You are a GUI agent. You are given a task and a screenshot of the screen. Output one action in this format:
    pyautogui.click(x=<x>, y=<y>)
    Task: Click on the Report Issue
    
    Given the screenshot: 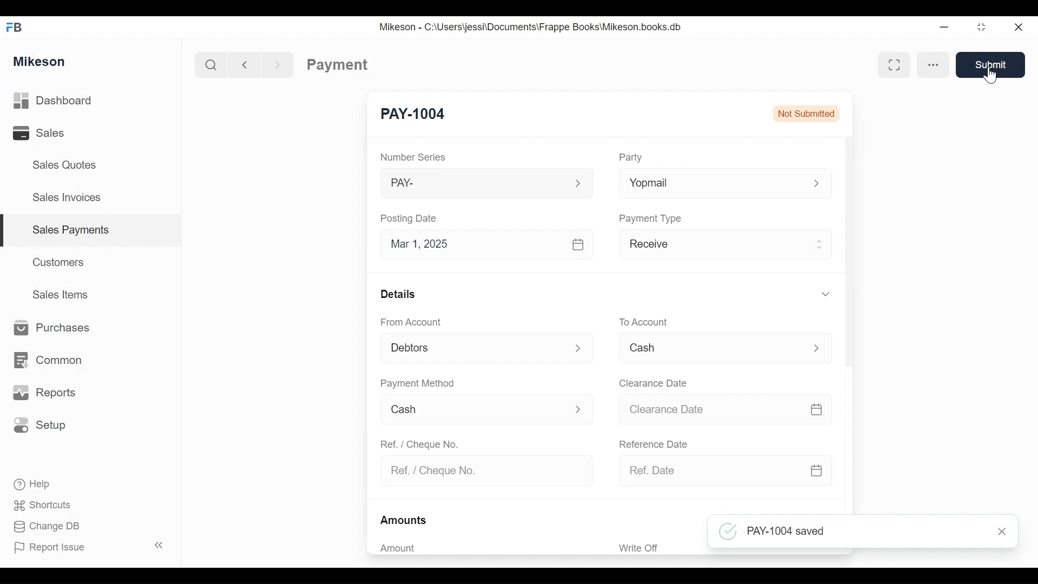 What is the action you would take?
    pyautogui.click(x=55, y=548)
    